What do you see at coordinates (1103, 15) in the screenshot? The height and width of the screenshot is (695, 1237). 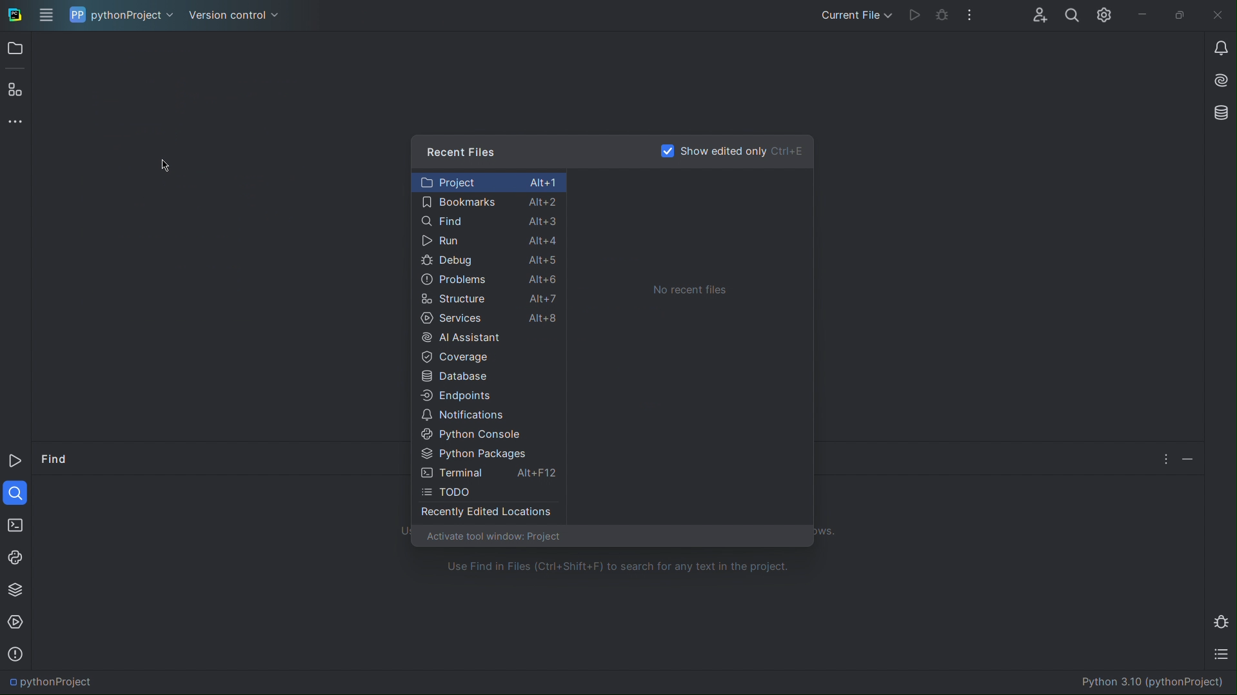 I see `Settings` at bounding box center [1103, 15].